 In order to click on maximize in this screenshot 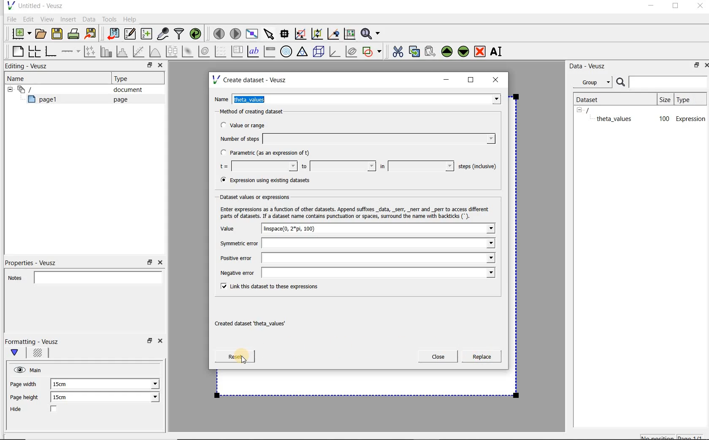, I will do `click(471, 80)`.